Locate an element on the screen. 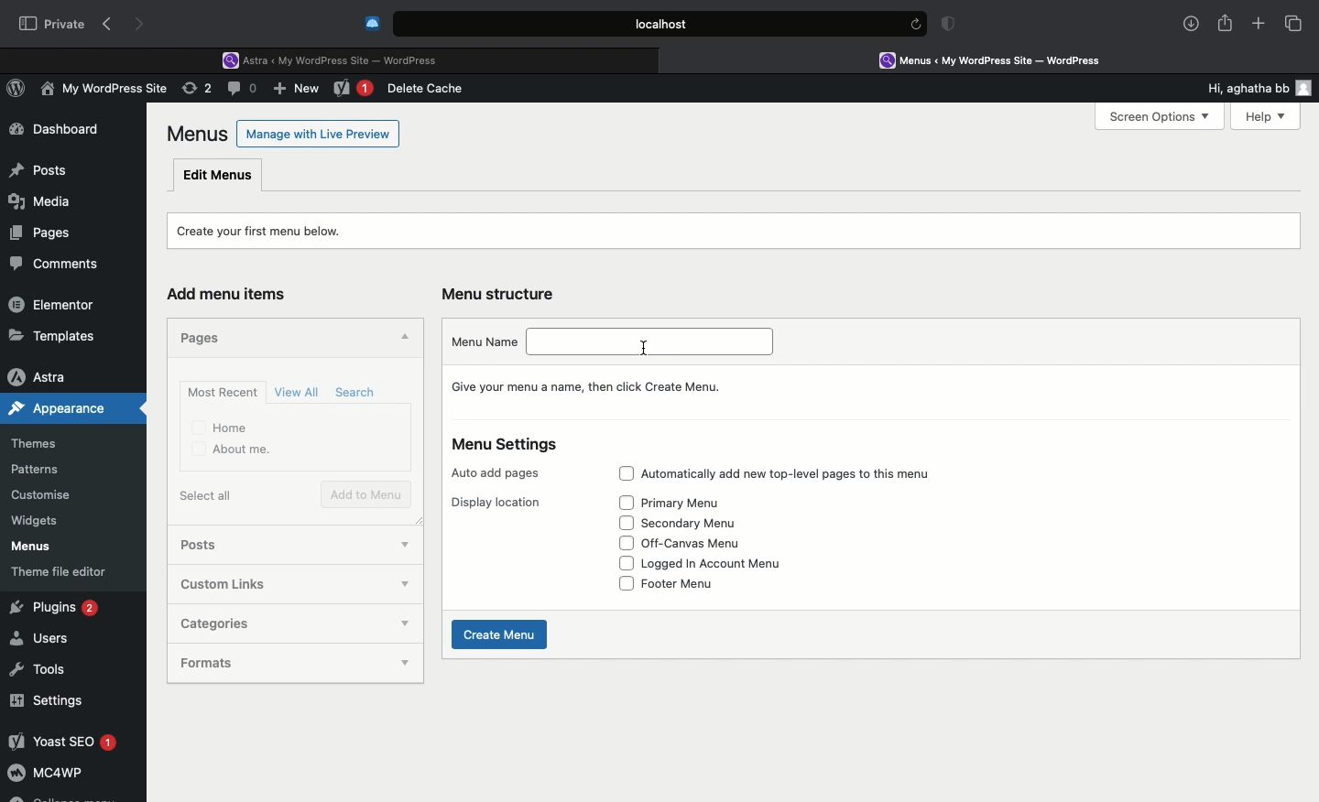 The height and width of the screenshot is (802, 1319). Delete cache is located at coordinates (429, 89).